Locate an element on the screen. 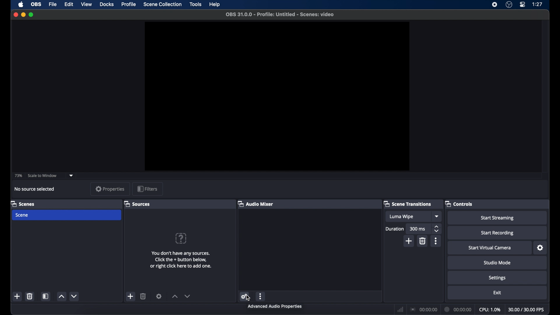  increment is located at coordinates (62, 296).